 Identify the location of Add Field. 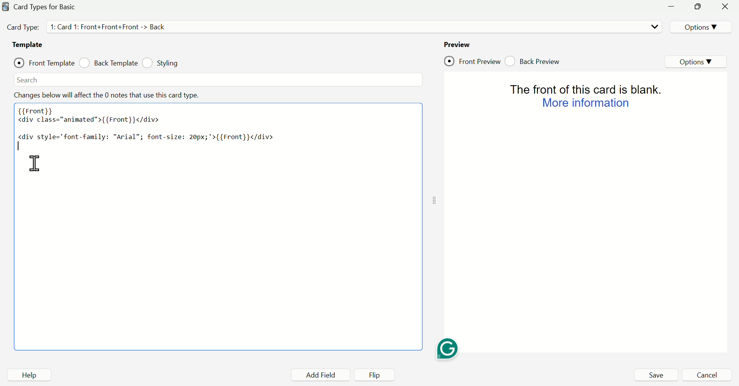
(316, 374).